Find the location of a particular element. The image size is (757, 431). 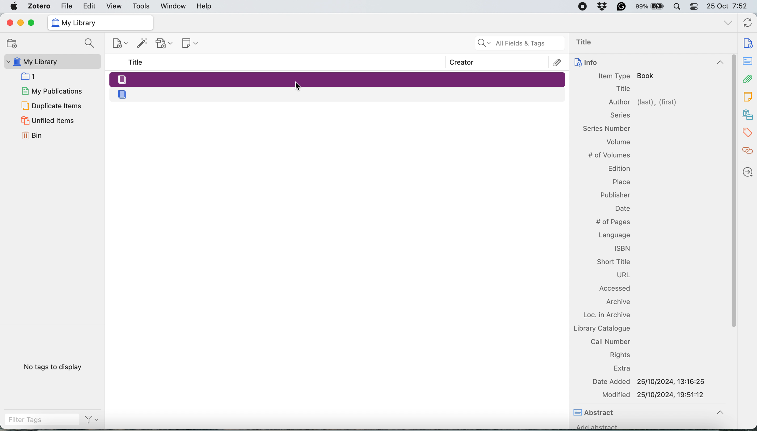

Tools is located at coordinates (142, 7).